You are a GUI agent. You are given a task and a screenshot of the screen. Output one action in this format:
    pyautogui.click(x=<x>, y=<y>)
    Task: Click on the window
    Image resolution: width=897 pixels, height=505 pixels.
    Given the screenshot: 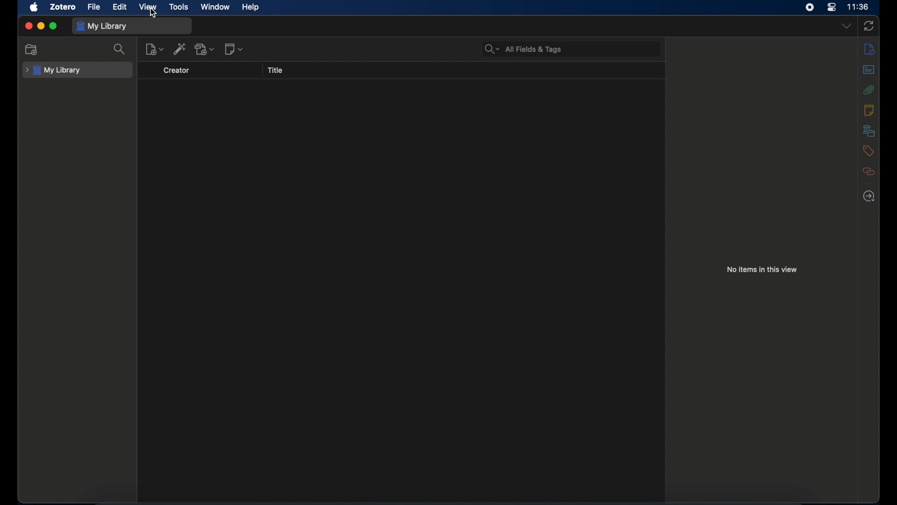 What is the action you would take?
    pyautogui.click(x=216, y=7)
    